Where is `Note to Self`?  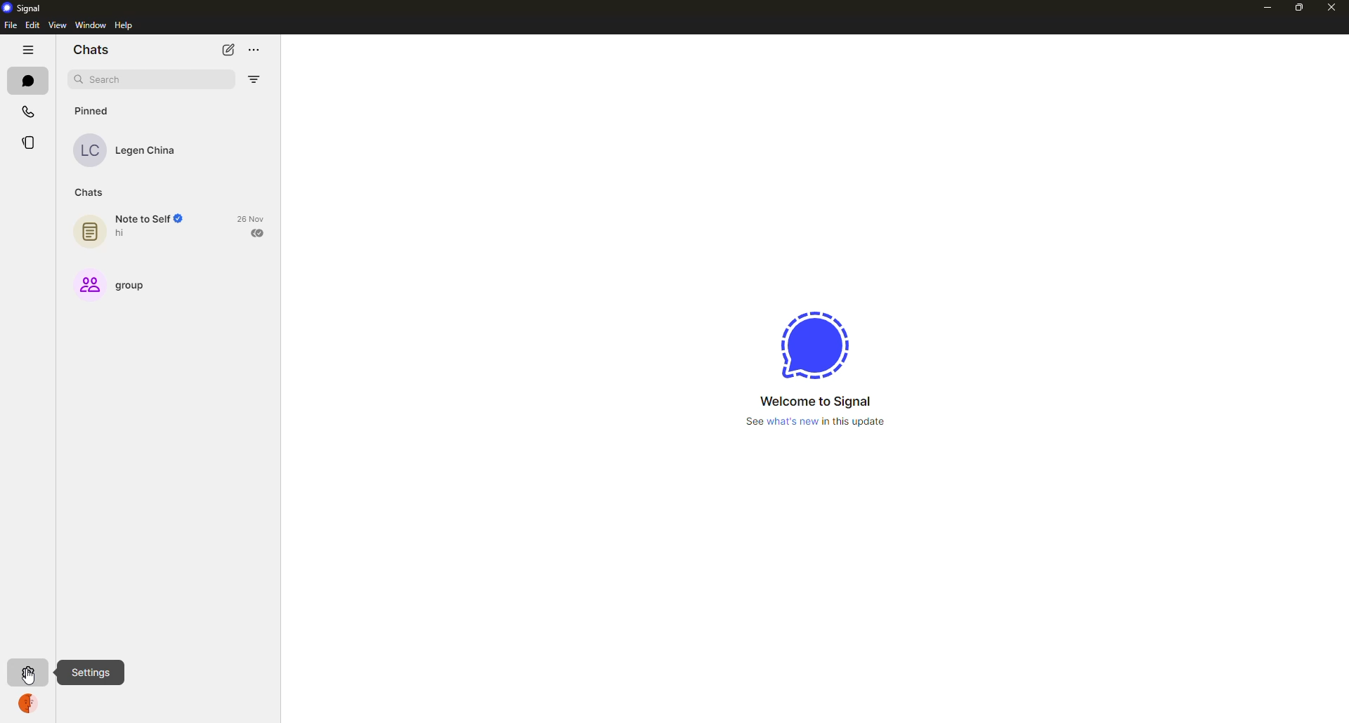 Note to Self is located at coordinates (150, 219).